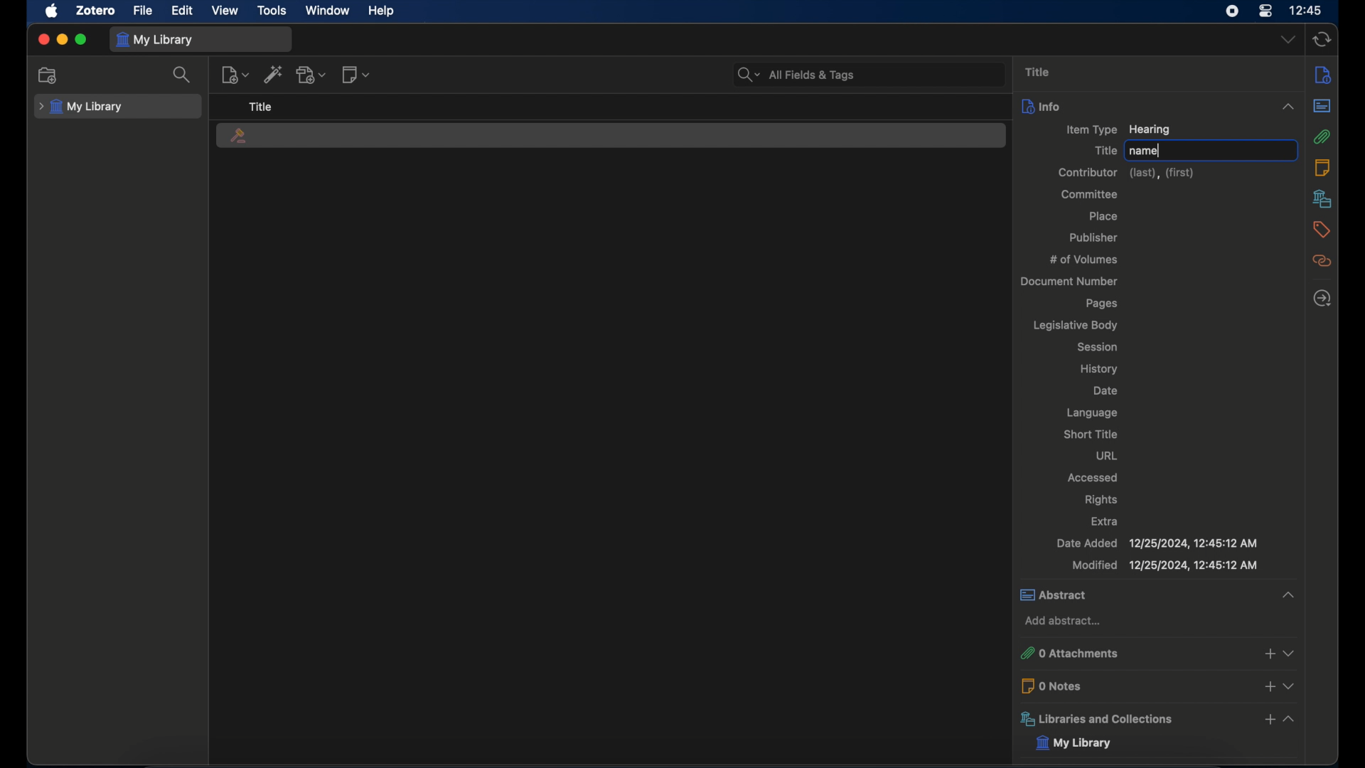 The height and width of the screenshot is (768, 1365). Describe the element at coordinates (183, 11) in the screenshot. I see `edit` at that location.